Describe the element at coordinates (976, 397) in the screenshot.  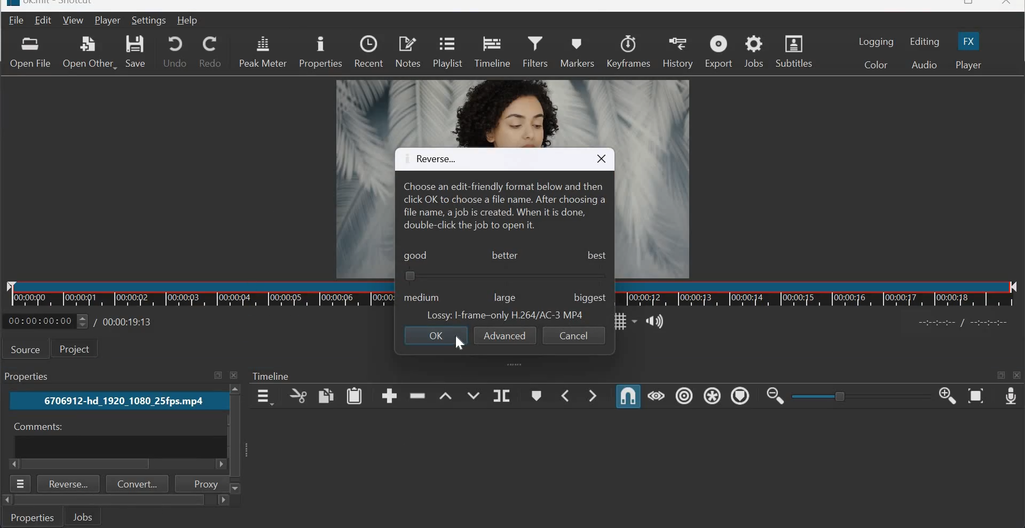
I see `Zoom Timeline to Fit` at that location.